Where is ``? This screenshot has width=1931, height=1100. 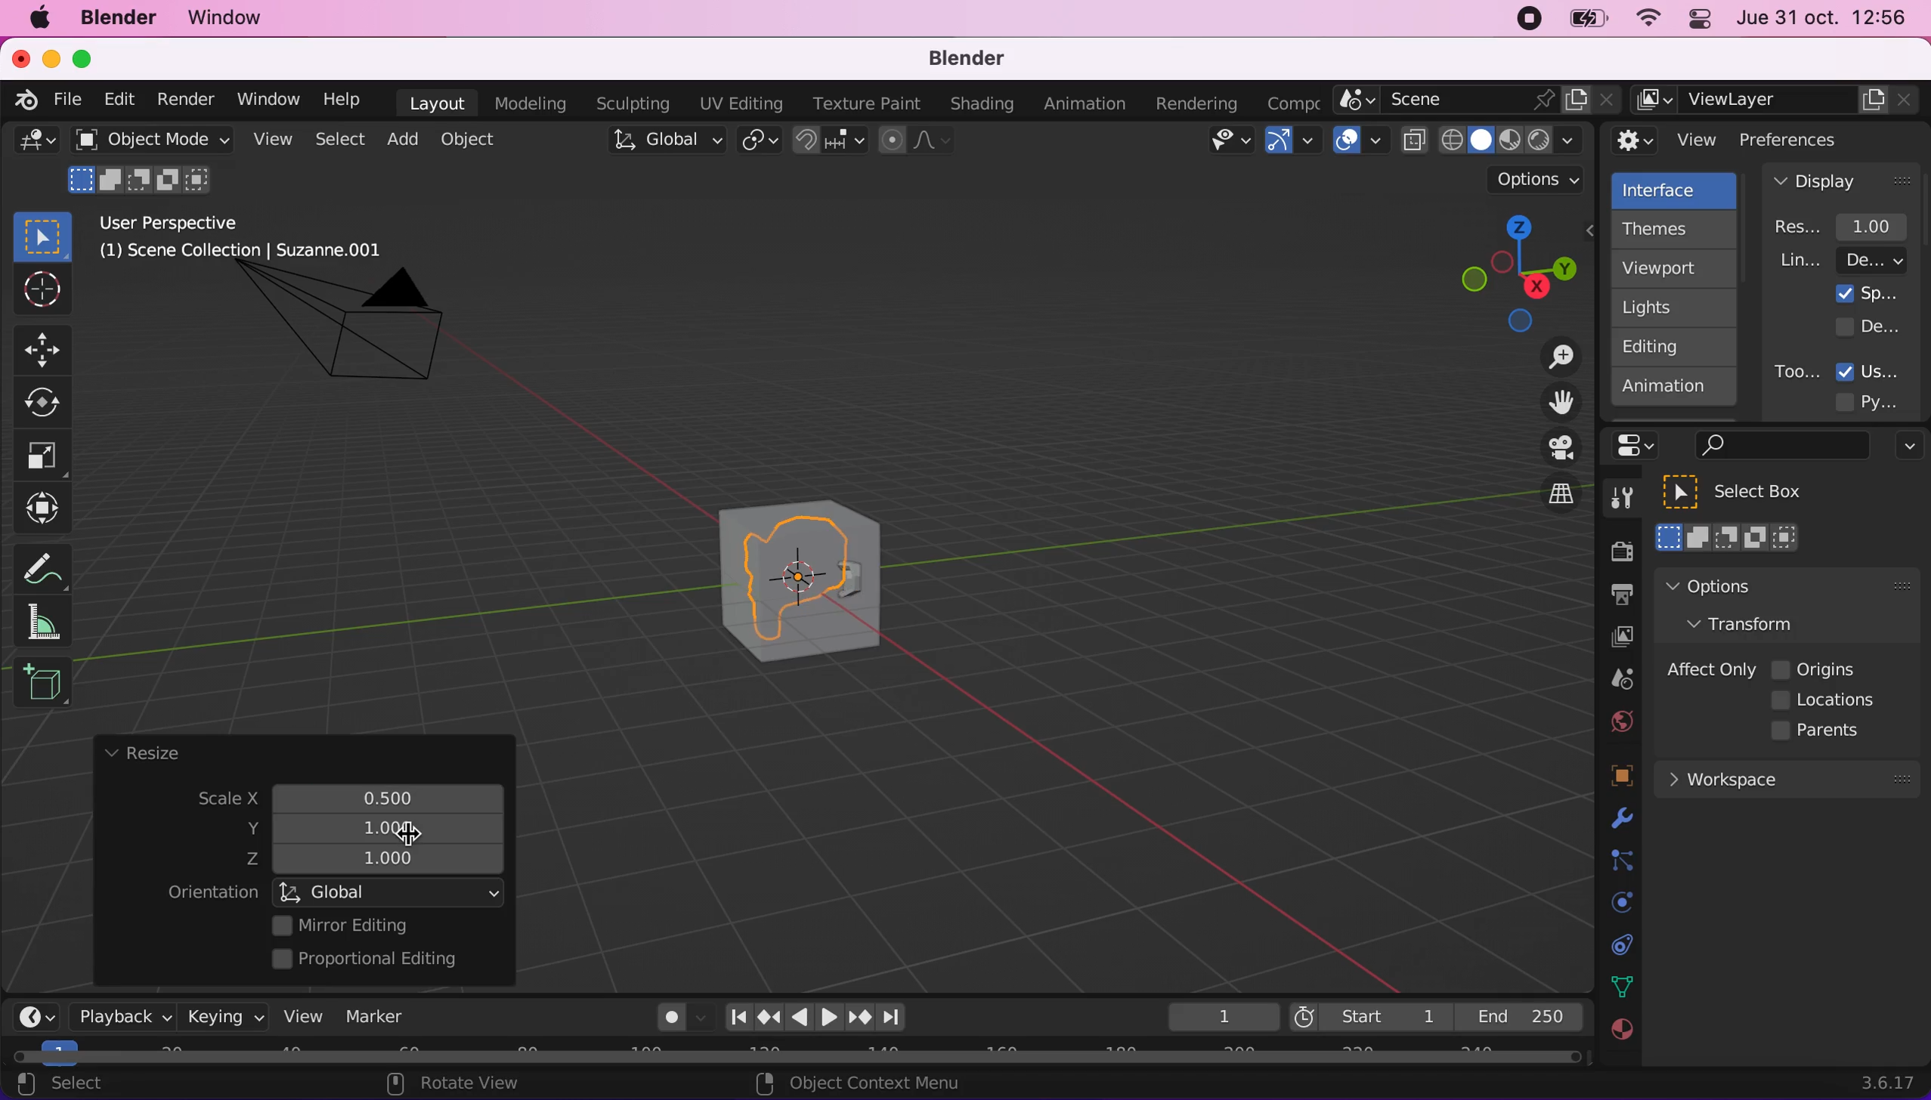
 is located at coordinates (43, 456).